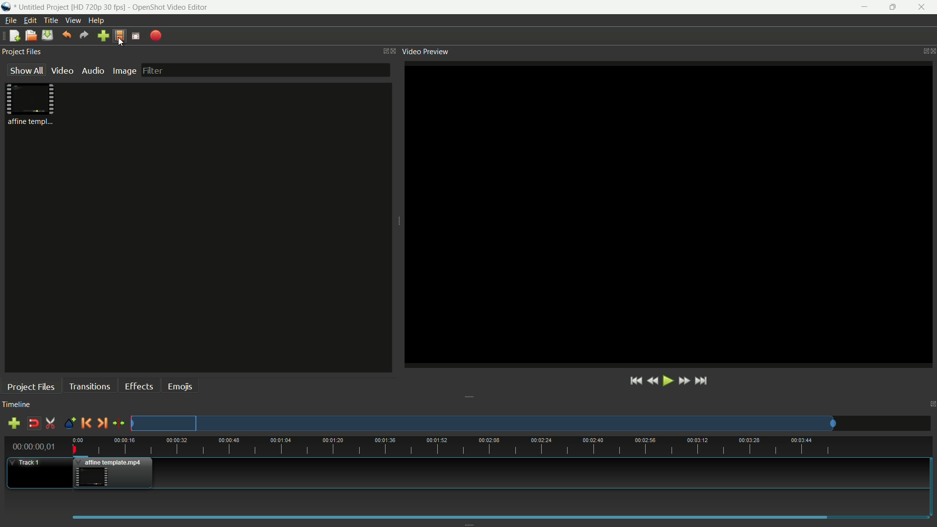 The width and height of the screenshot is (937, 527). What do you see at coordinates (17, 405) in the screenshot?
I see `timeline` at bounding box center [17, 405].